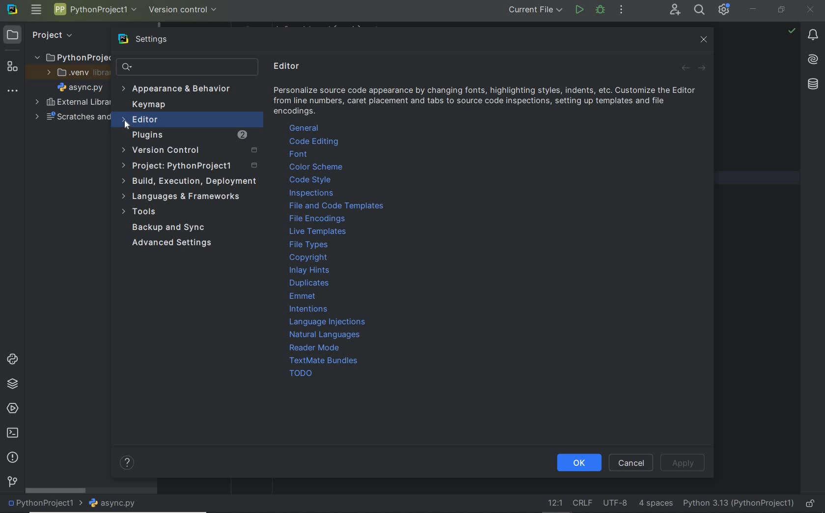 This screenshot has width=825, height=513. What do you see at coordinates (812, 83) in the screenshot?
I see `Database` at bounding box center [812, 83].